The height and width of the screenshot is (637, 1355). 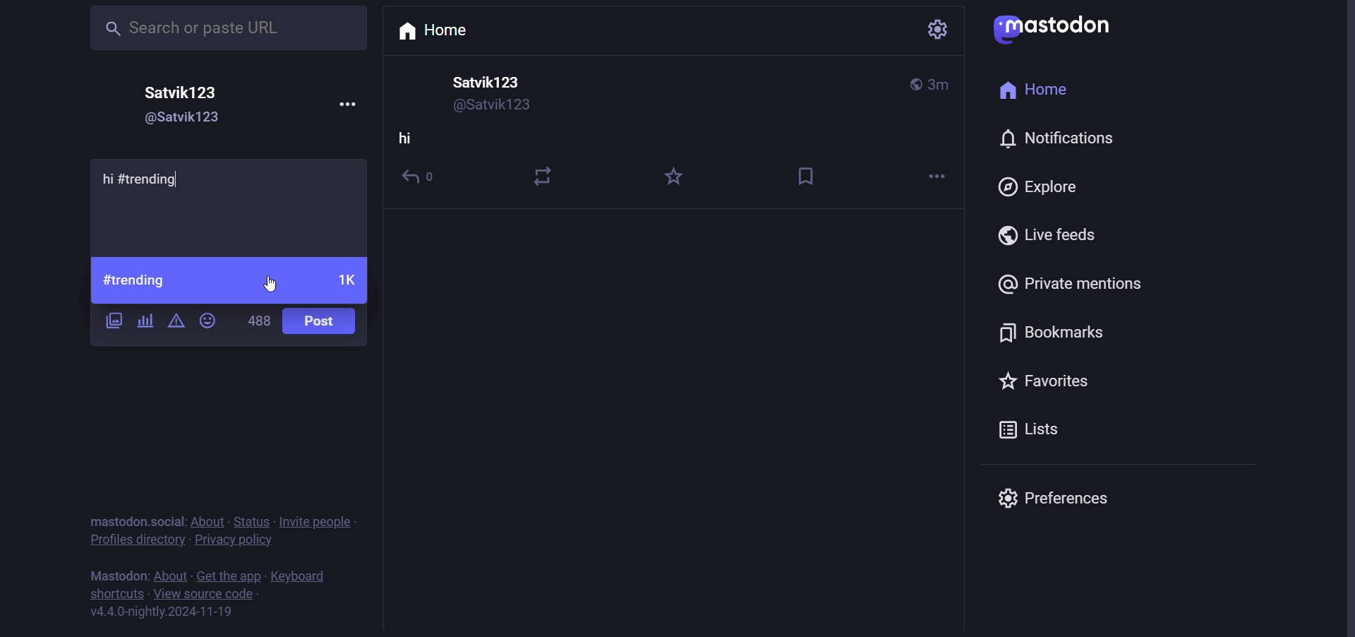 What do you see at coordinates (1047, 237) in the screenshot?
I see `live feed` at bounding box center [1047, 237].